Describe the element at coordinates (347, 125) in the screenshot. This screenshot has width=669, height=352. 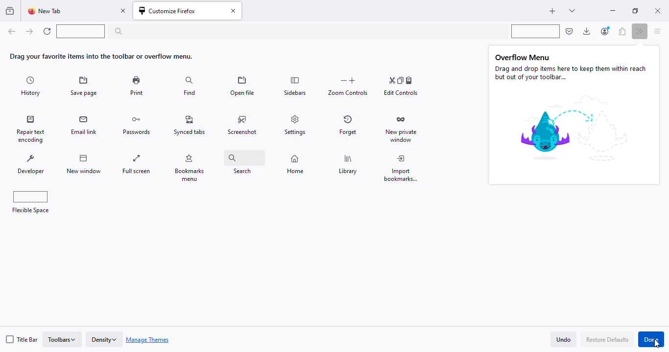
I see `forget` at that location.